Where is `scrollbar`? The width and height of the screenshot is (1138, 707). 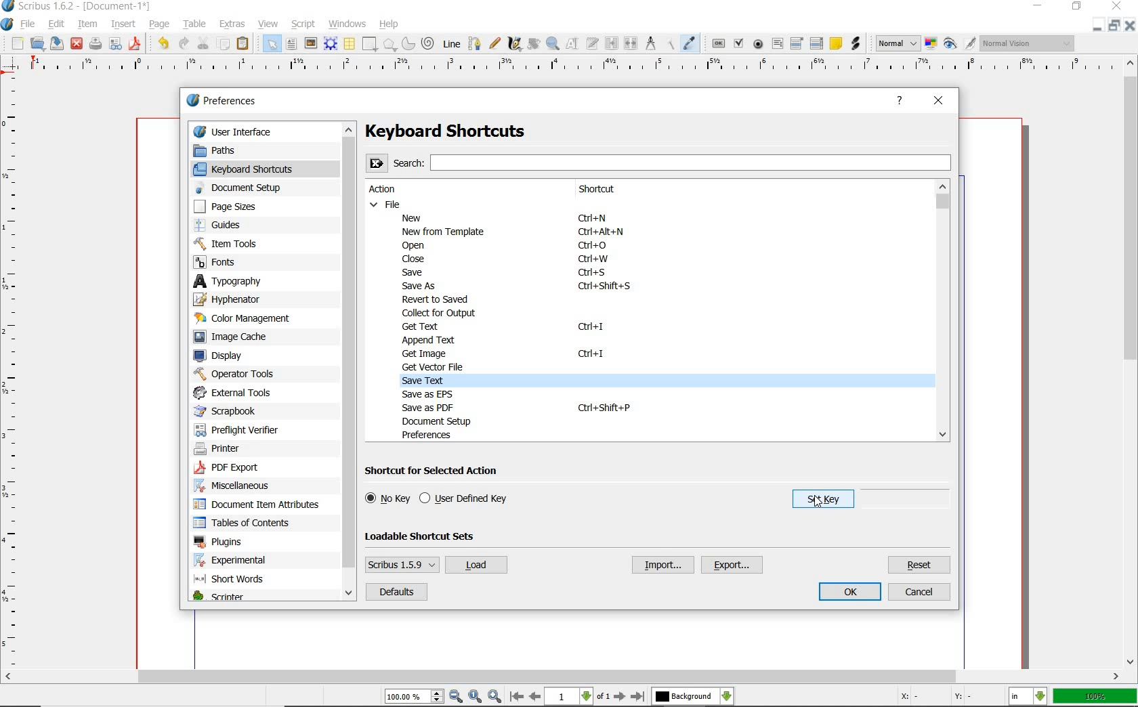 scrollbar is located at coordinates (562, 678).